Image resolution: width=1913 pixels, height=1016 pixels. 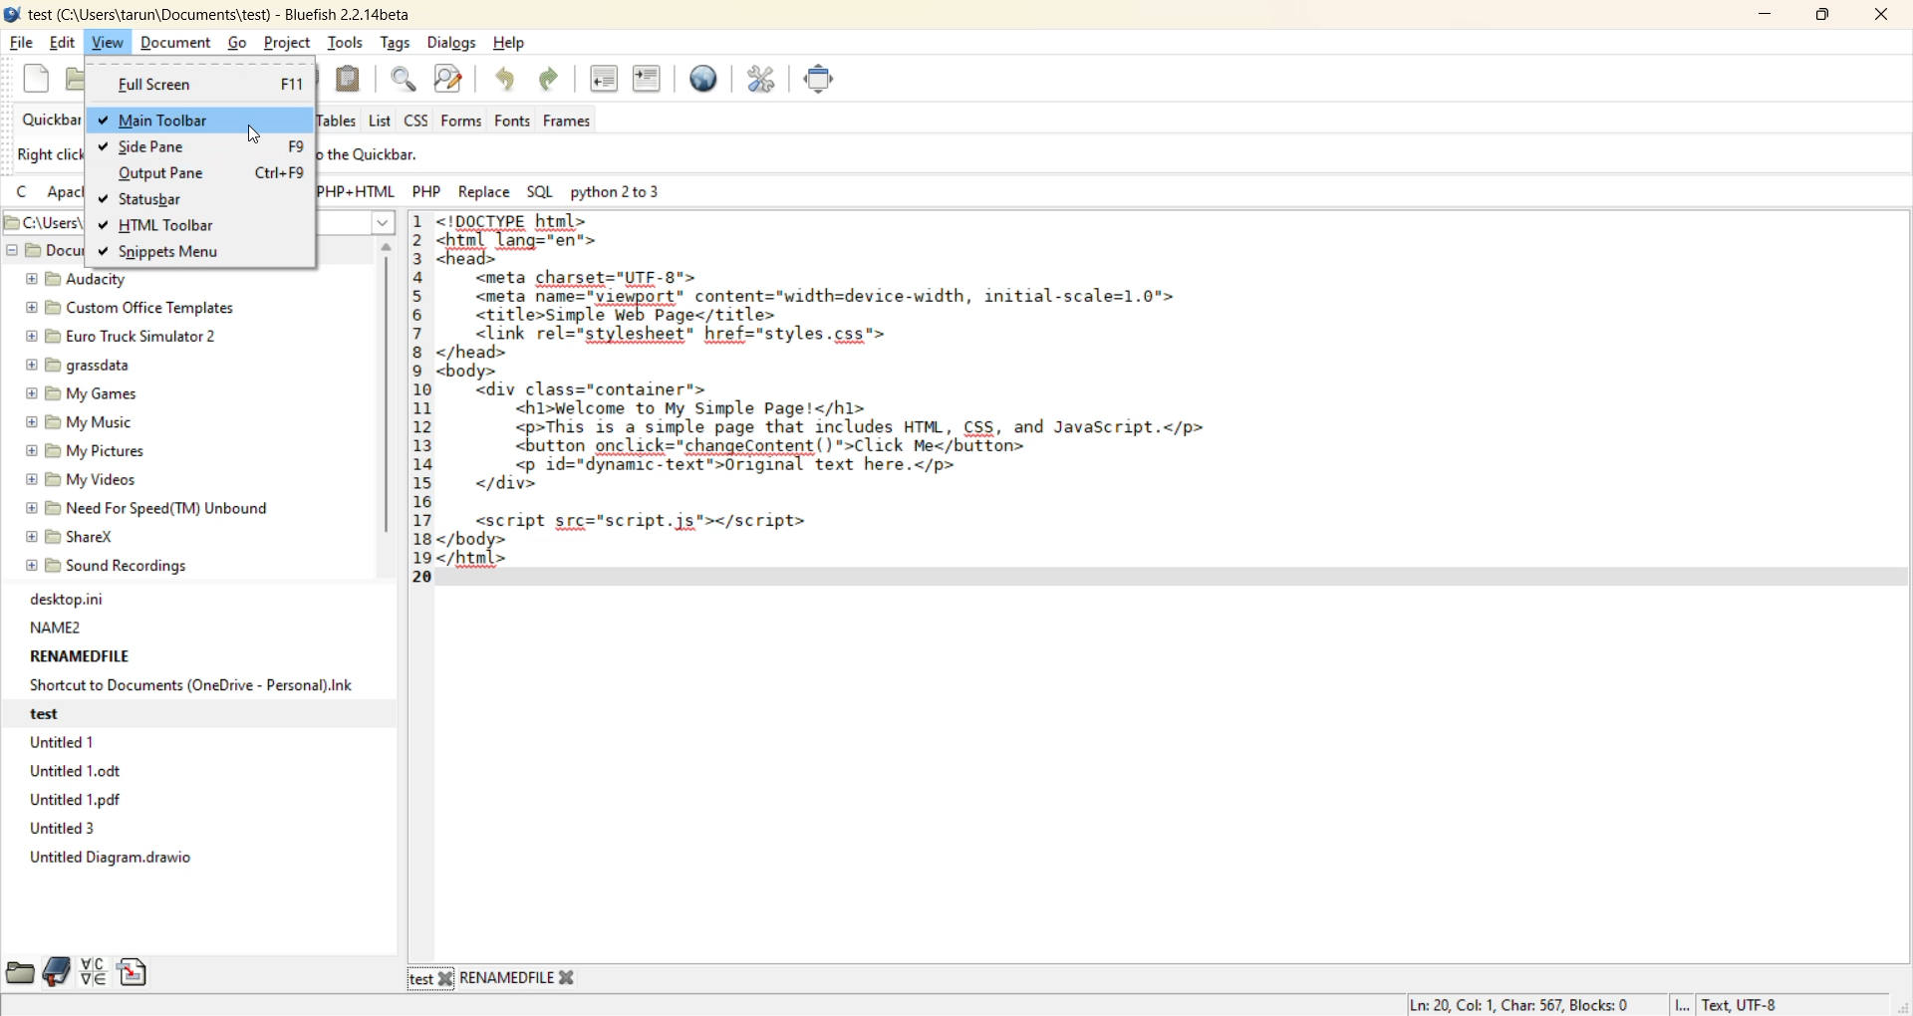 I want to click on python 2 to 3, so click(x=628, y=191).